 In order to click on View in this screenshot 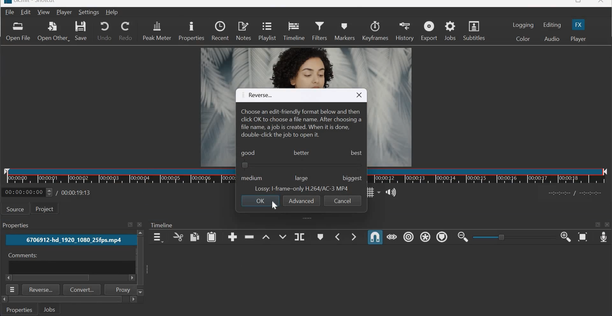, I will do `click(44, 12)`.